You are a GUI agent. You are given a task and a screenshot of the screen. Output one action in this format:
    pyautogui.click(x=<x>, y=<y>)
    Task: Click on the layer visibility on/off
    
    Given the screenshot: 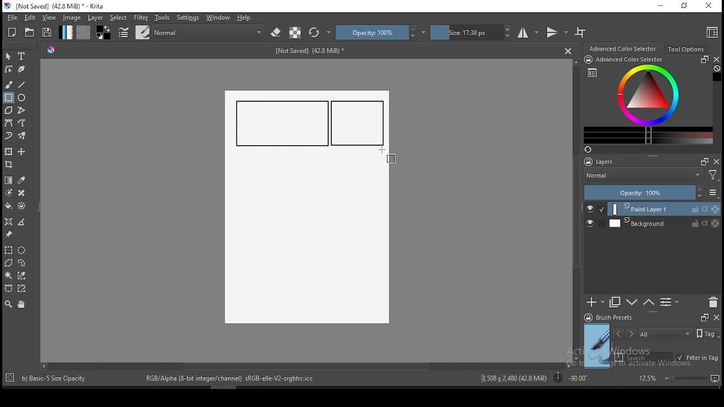 What is the action you would take?
    pyautogui.click(x=596, y=209)
    